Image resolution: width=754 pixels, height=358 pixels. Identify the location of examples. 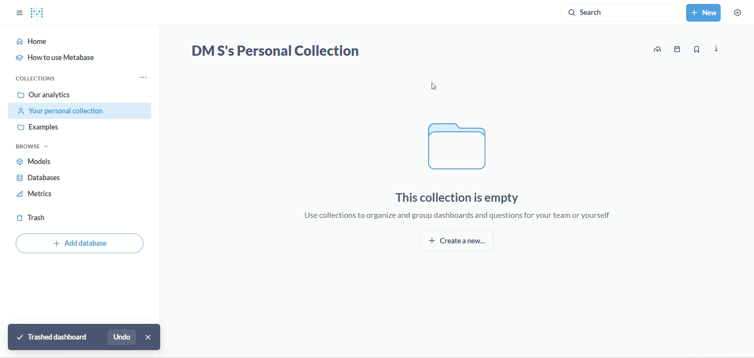
(41, 128).